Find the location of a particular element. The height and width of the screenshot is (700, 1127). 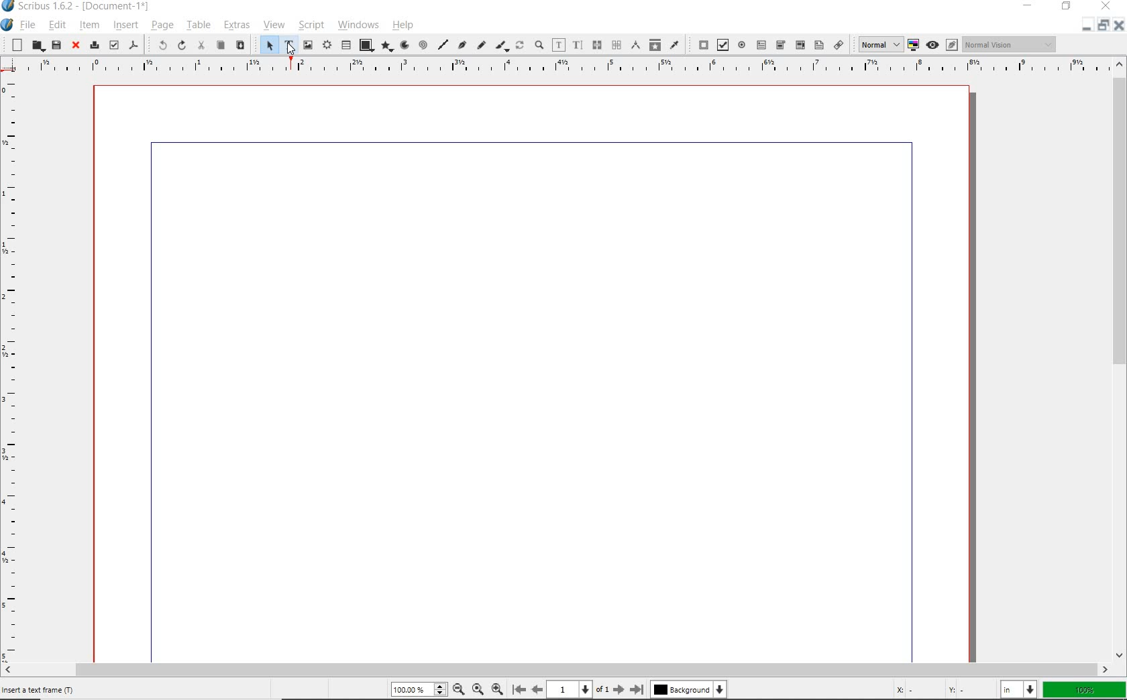

system icon is located at coordinates (6, 25).